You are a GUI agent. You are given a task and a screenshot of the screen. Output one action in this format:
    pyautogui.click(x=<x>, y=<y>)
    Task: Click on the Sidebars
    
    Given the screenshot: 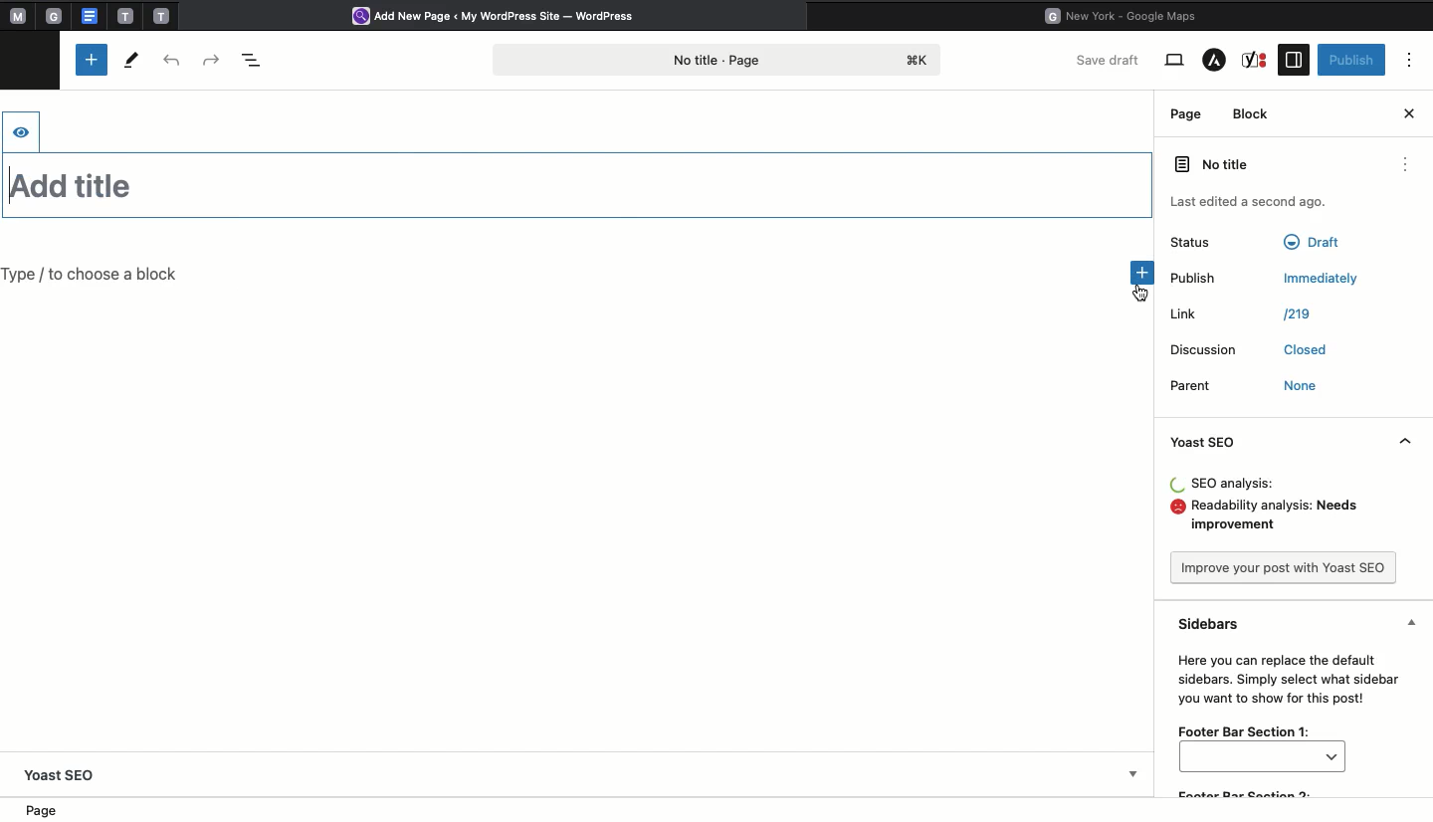 What is the action you would take?
    pyautogui.click(x=1277, y=661)
    